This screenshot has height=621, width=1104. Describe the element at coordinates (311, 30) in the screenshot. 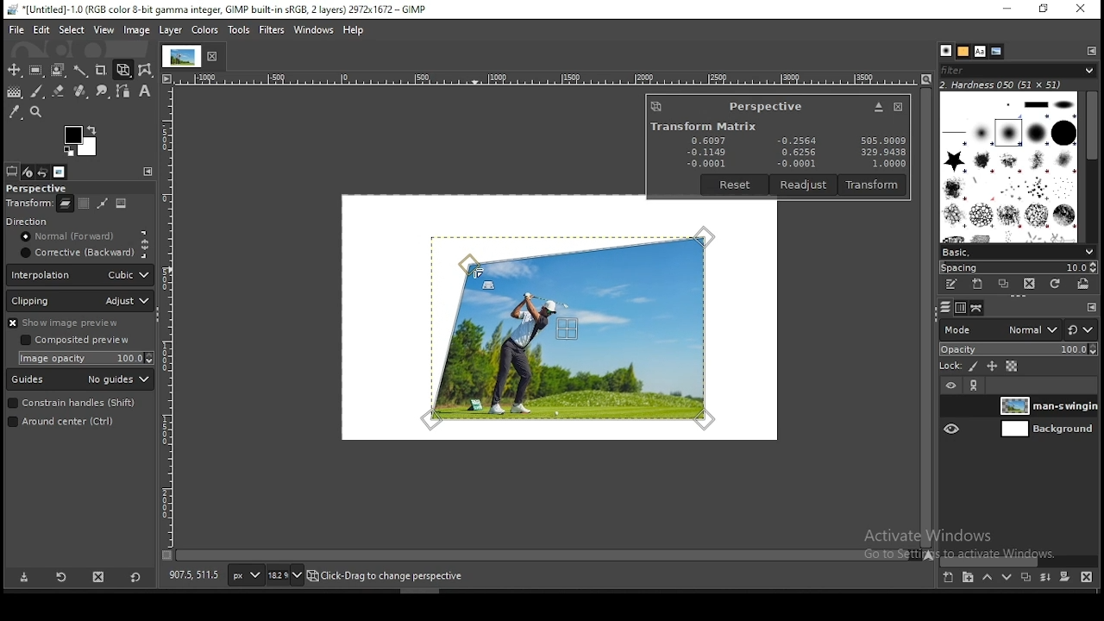

I see `windows` at that location.